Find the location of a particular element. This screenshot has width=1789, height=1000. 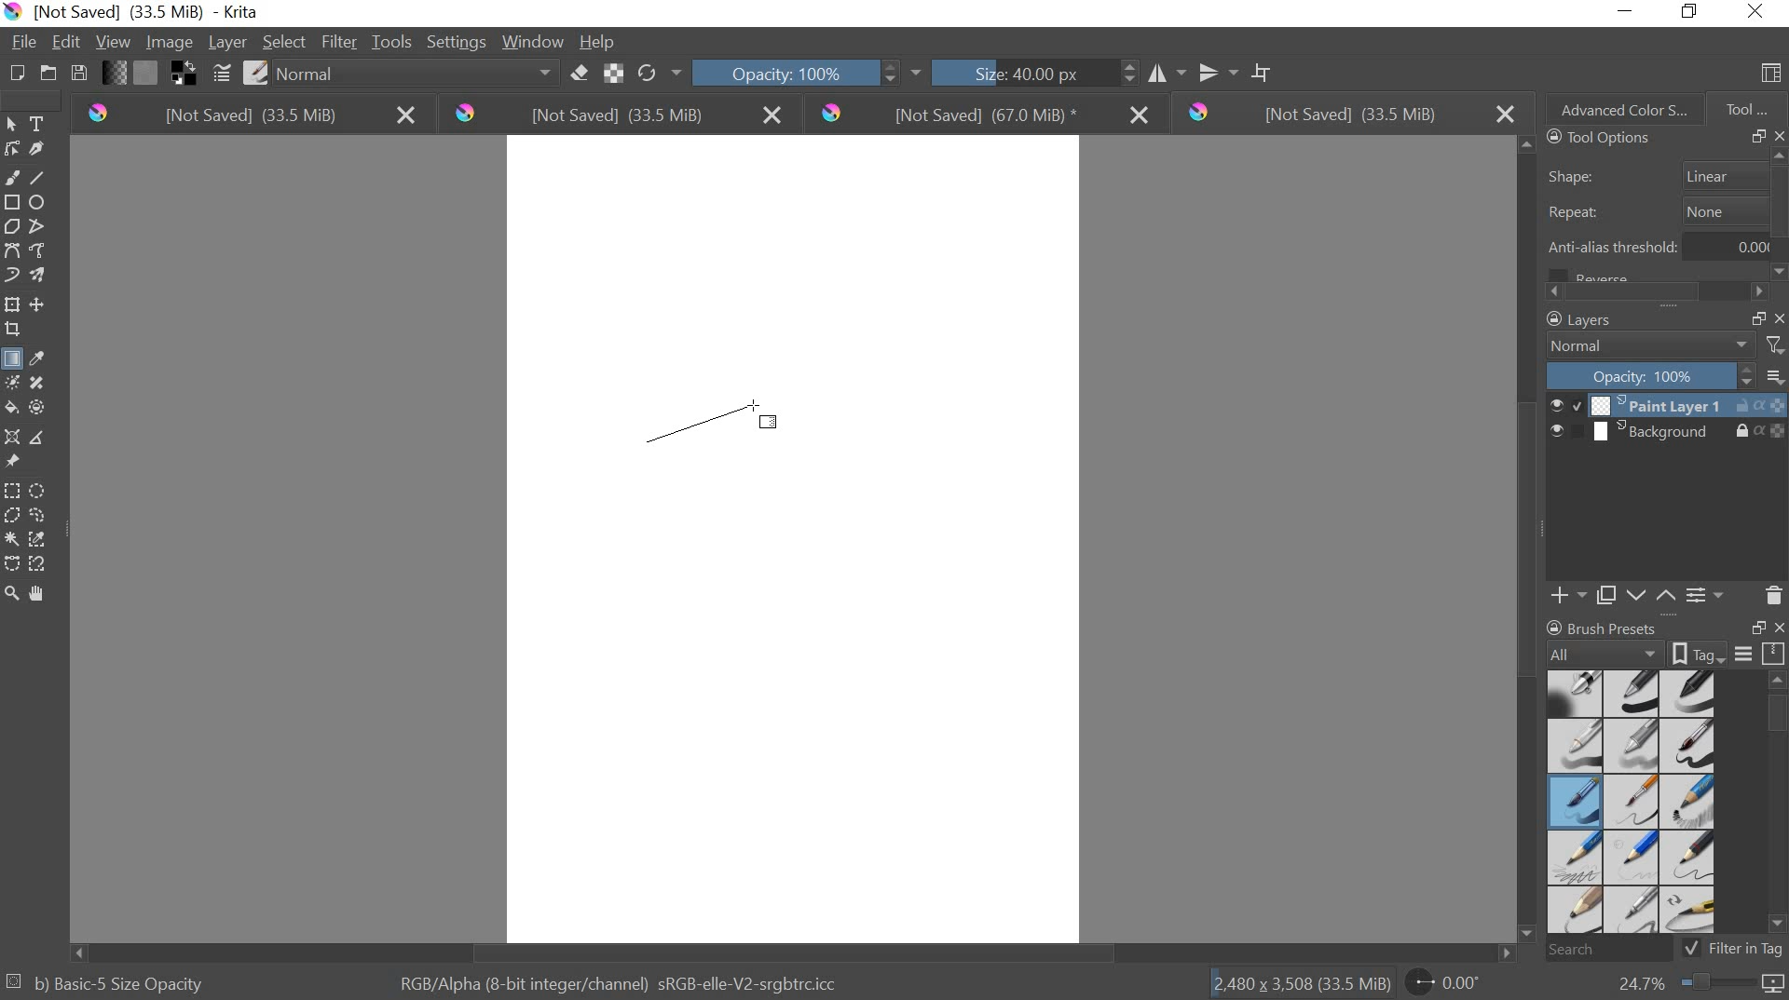

edit shapes is located at coordinates (15, 149).